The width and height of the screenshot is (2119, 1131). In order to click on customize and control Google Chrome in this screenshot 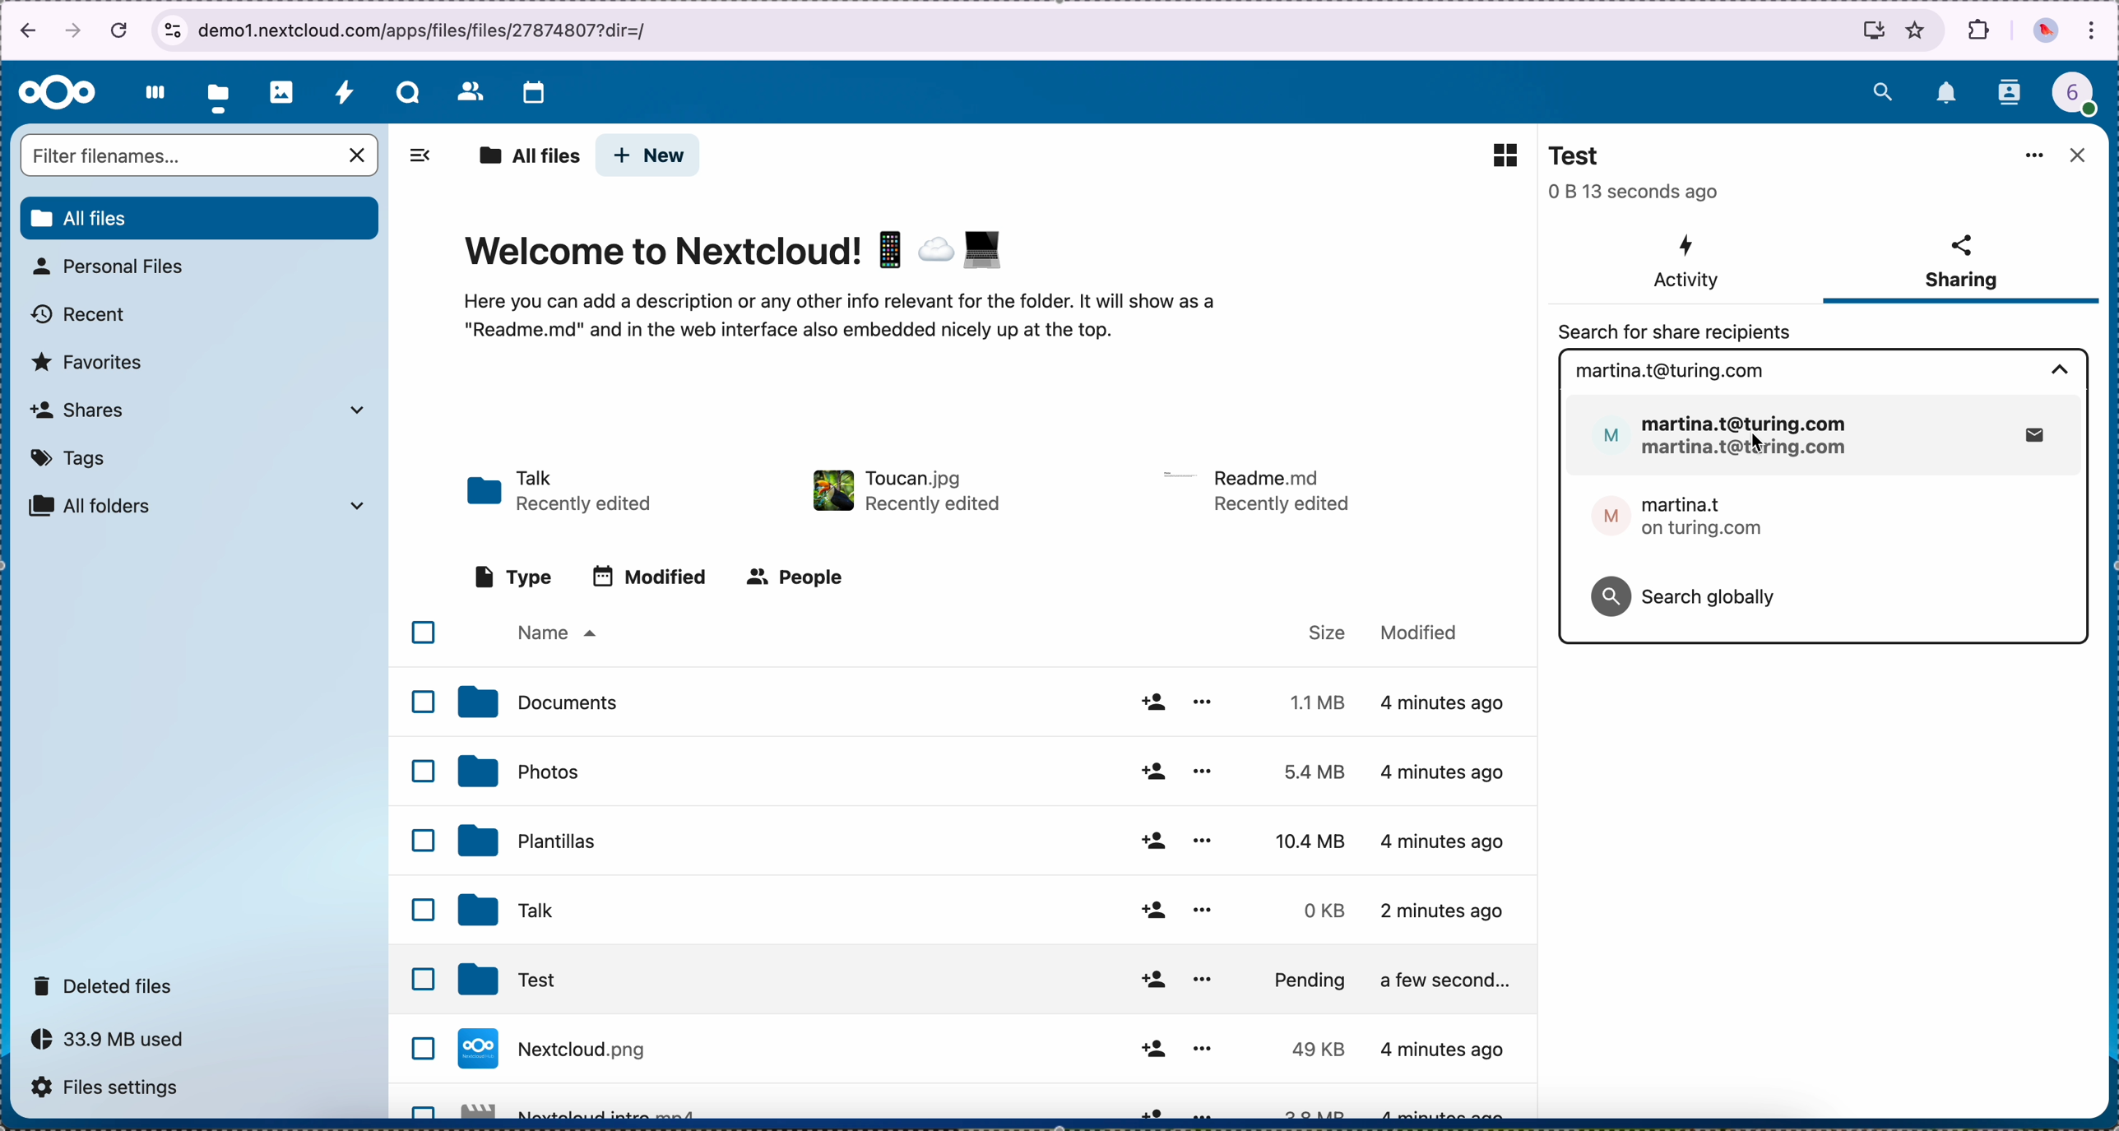, I will do `click(2093, 32)`.